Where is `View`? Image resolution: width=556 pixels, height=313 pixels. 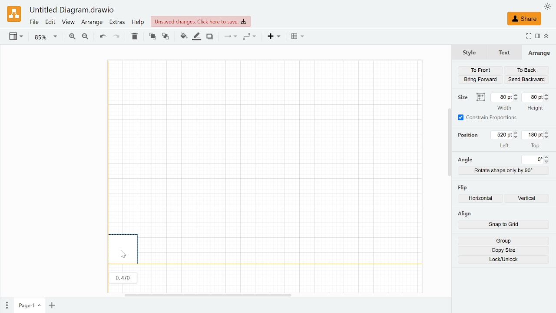
View is located at coordinates (68, 23).